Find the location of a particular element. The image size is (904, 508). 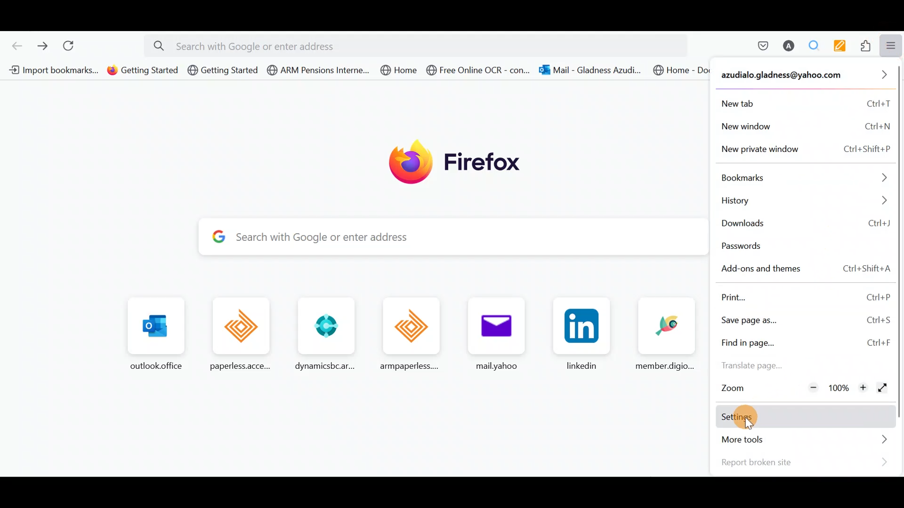

Account name is located at coordinates (786, 47).